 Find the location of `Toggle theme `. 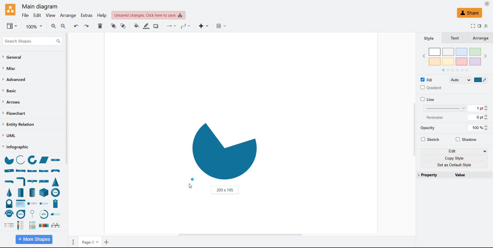

Toggle theme  is located at coordinates (487, 4).